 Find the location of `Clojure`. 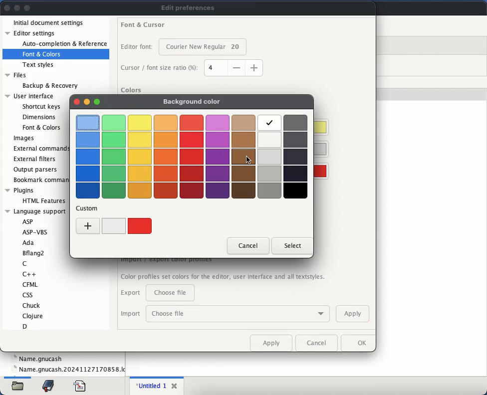

Clojure is located at coordinates (32, 316).